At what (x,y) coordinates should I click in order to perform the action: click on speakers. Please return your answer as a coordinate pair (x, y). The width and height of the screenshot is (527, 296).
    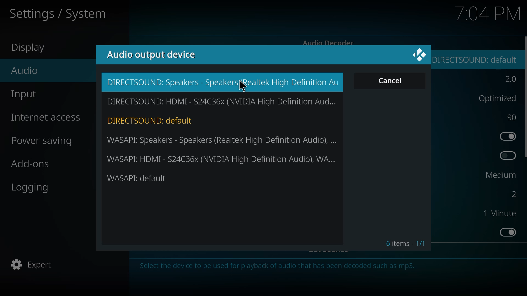
    Looking at the image, I should click on (222, 82).